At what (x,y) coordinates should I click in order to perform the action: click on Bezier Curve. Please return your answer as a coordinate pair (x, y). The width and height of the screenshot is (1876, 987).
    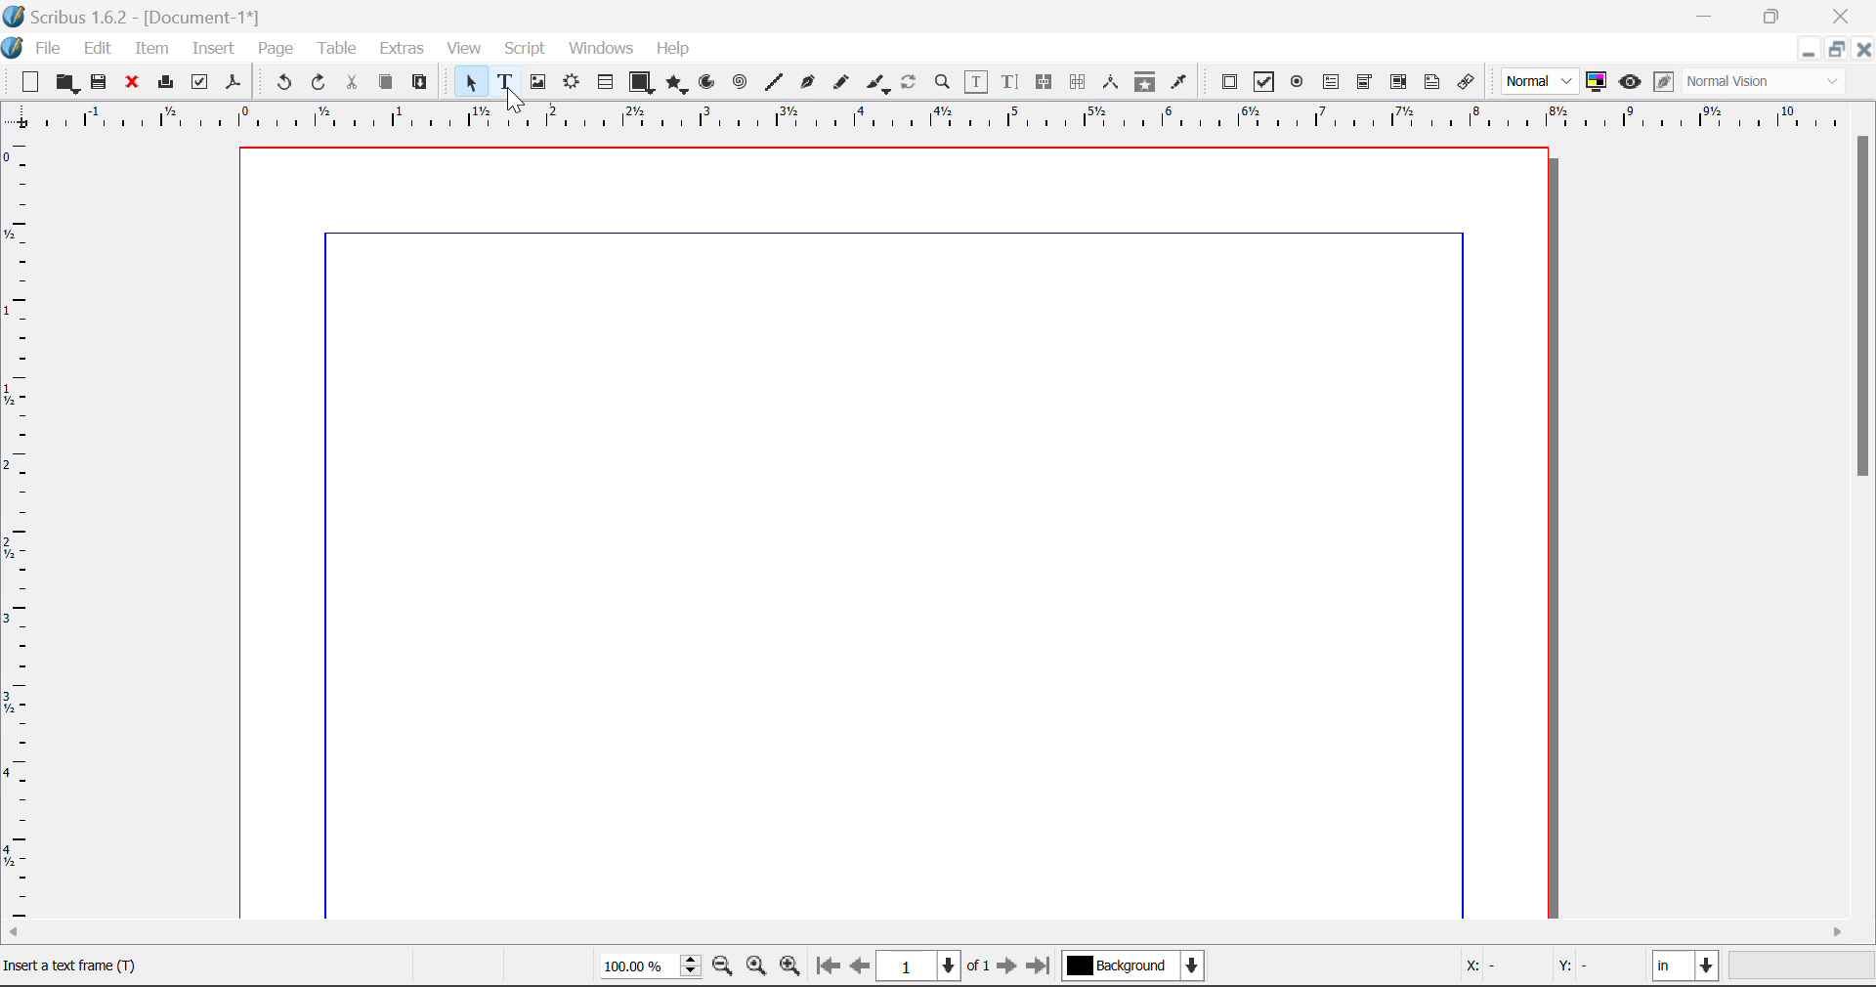
    Looking at the image, I should click on (805, 82).